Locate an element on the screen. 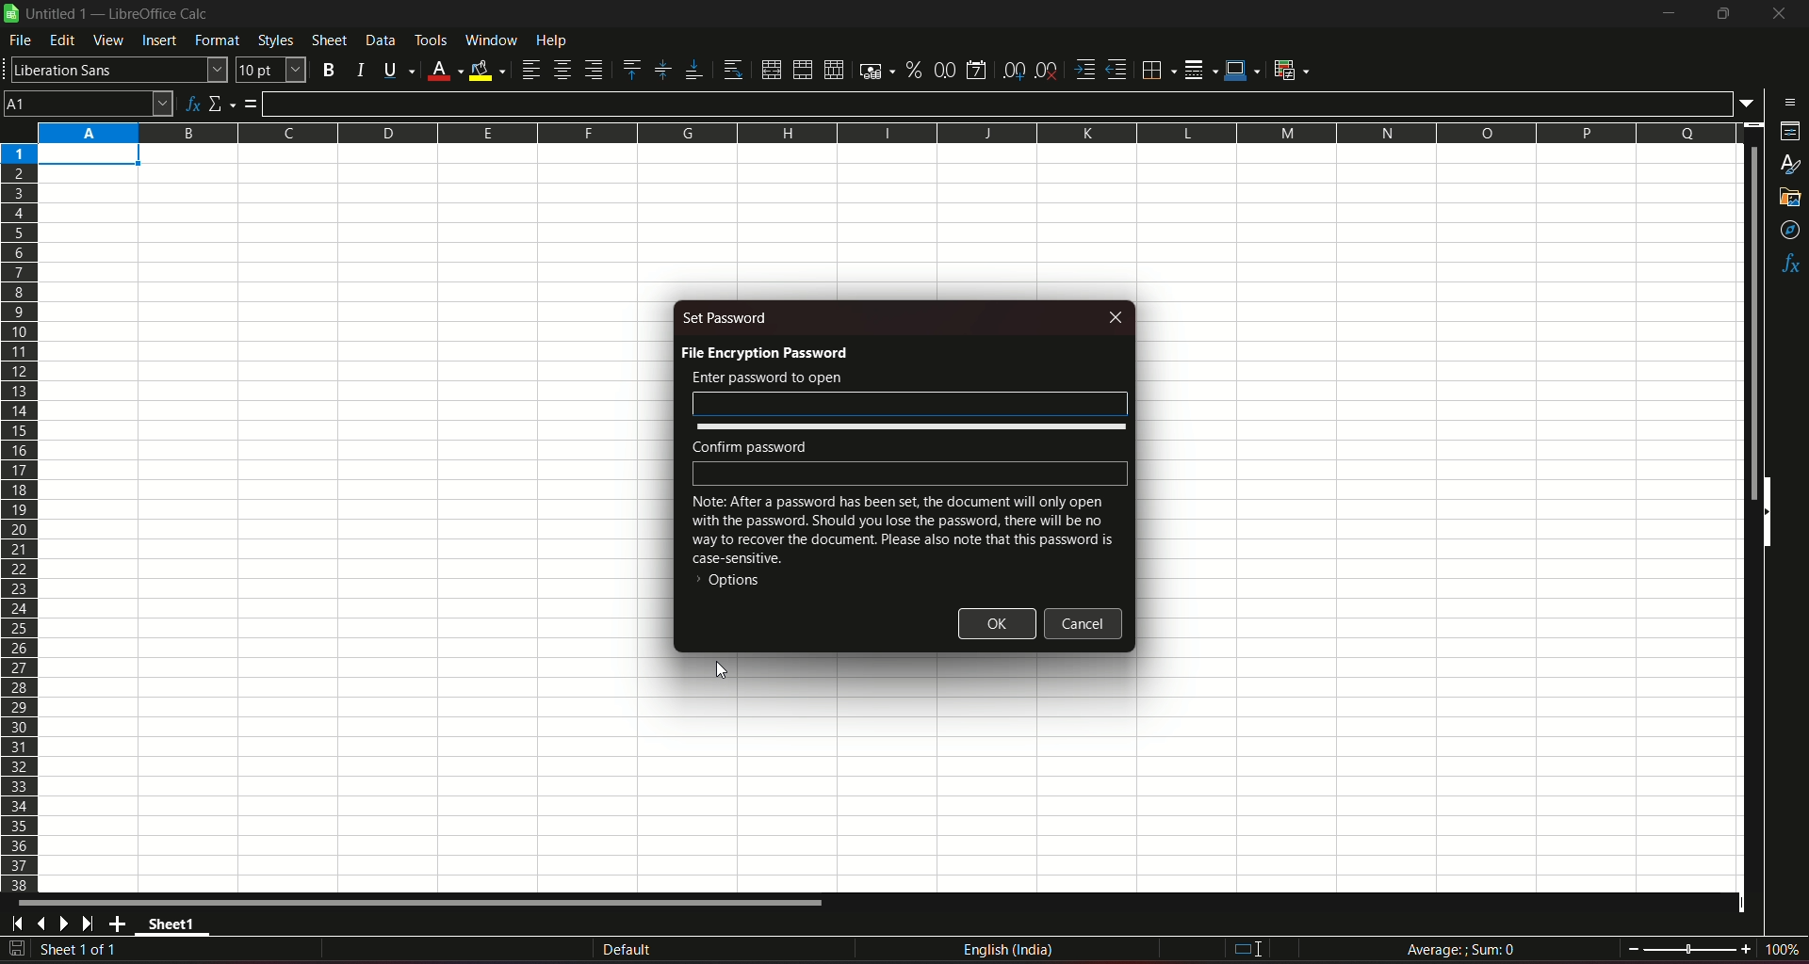 This screenshot has width=1809, height=964. file is located at coordinates (22, 43).